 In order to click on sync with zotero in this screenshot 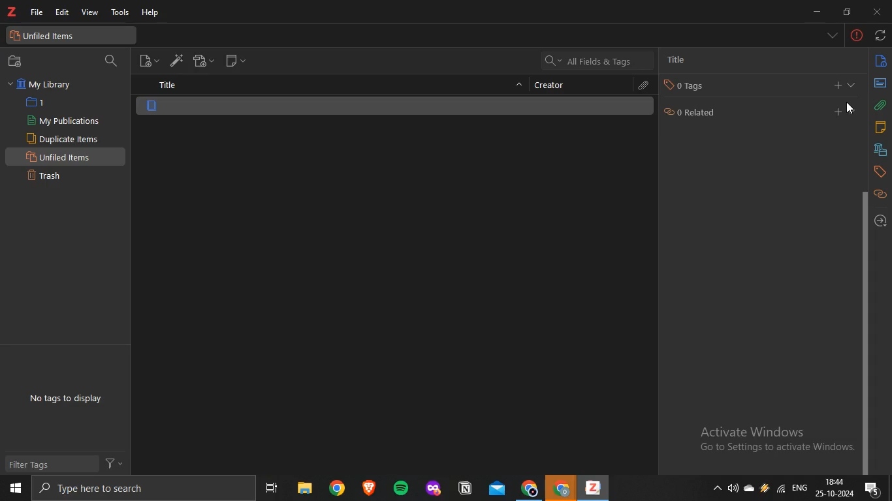, I will do `click(880, 36)`.